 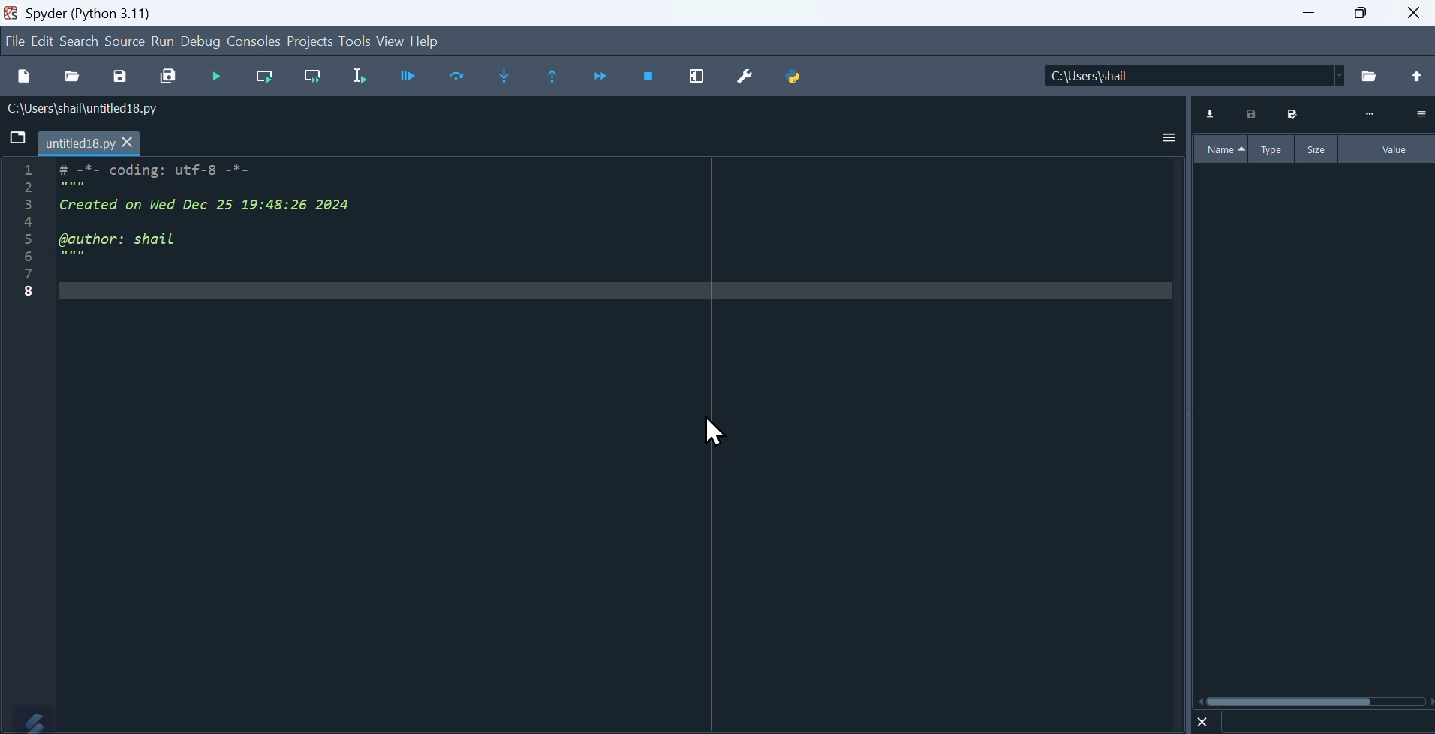 I want to click on Name, so click(x=1221, y=149).